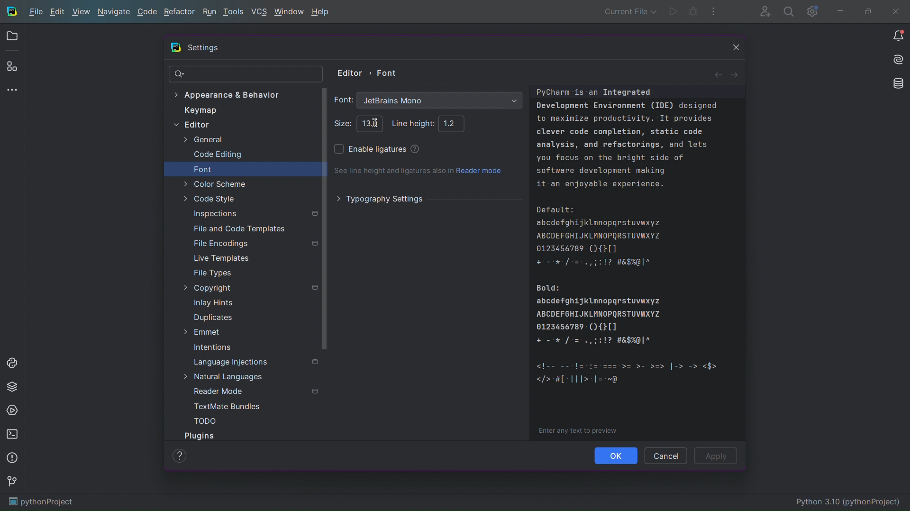 The height and width of the screenshot is (511, 910). Describe the element at coordinates (256, 362) in the screenshot. I see `Language Injections` at that location.